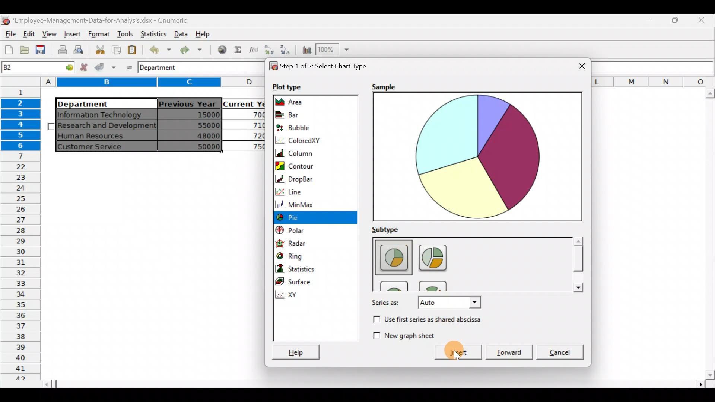 This screenshot has height=402, width=715. What do you see at coordinates (98, 34) in the screenshot?
I see `Format` at bounding box center [98, 34].